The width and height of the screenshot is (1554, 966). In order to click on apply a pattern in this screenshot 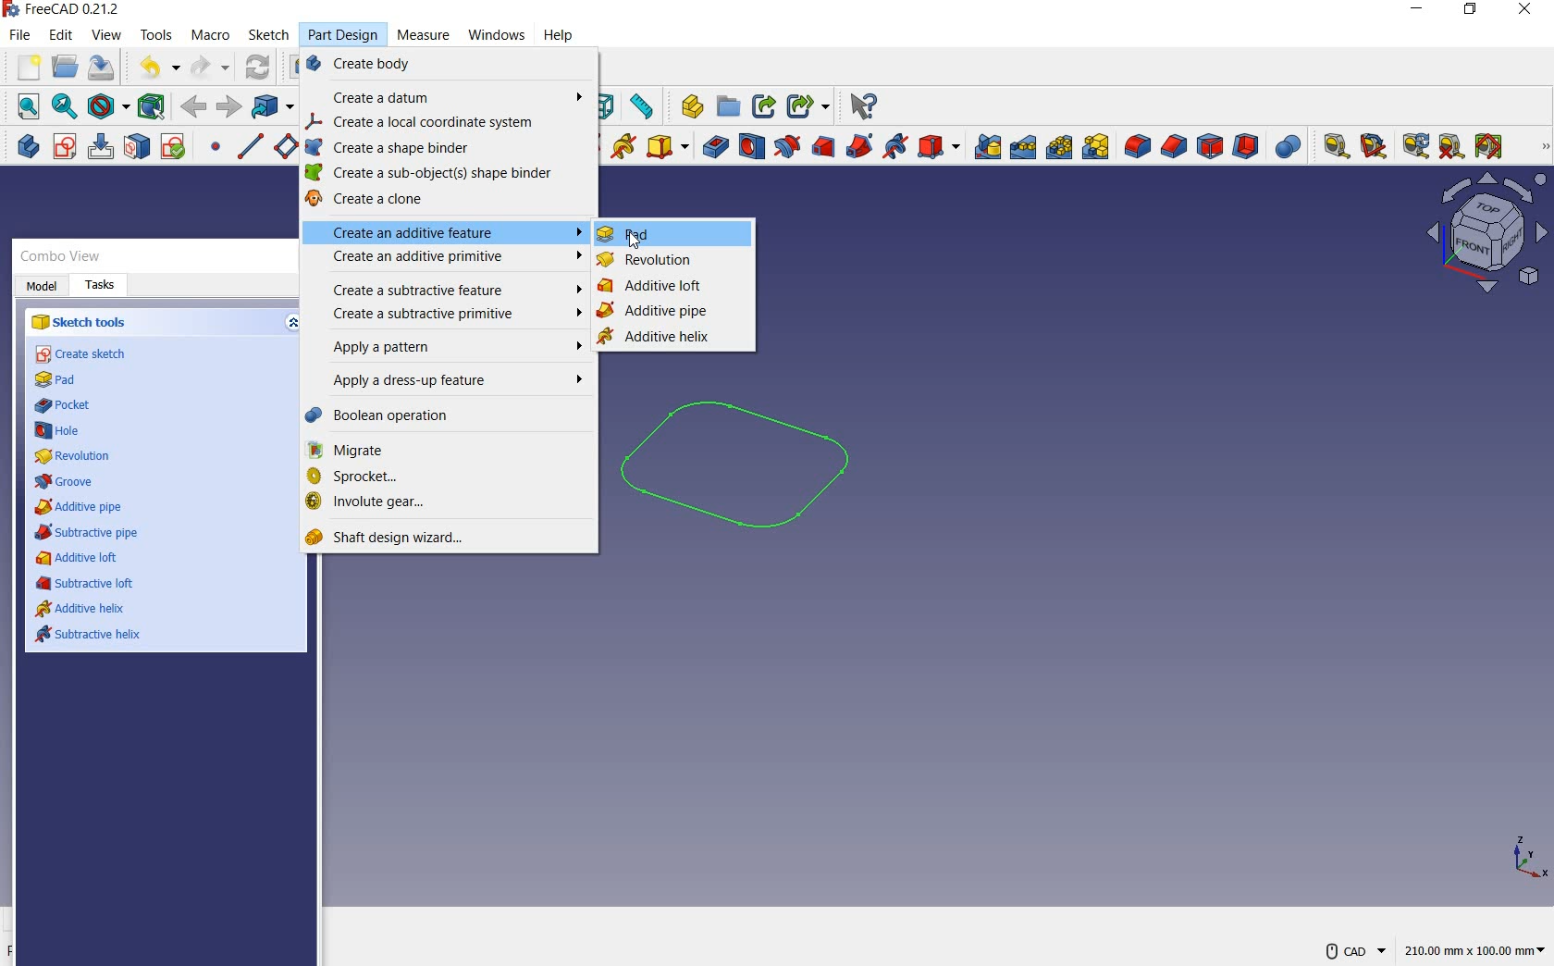, I will do `click(452, 349)`.